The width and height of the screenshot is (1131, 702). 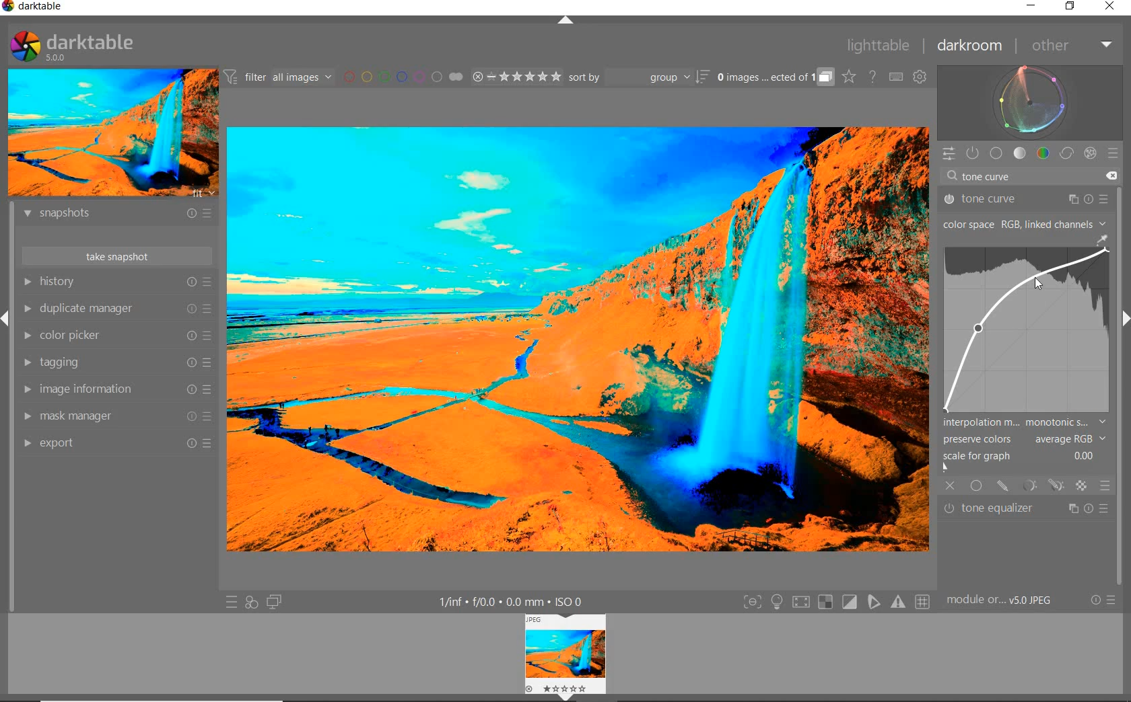 What do you see at coordinates (1103, 601) in the screenshot?
I see `RESET OR PRESETS & PREFERENCES` at bounding box center [1103, 601].